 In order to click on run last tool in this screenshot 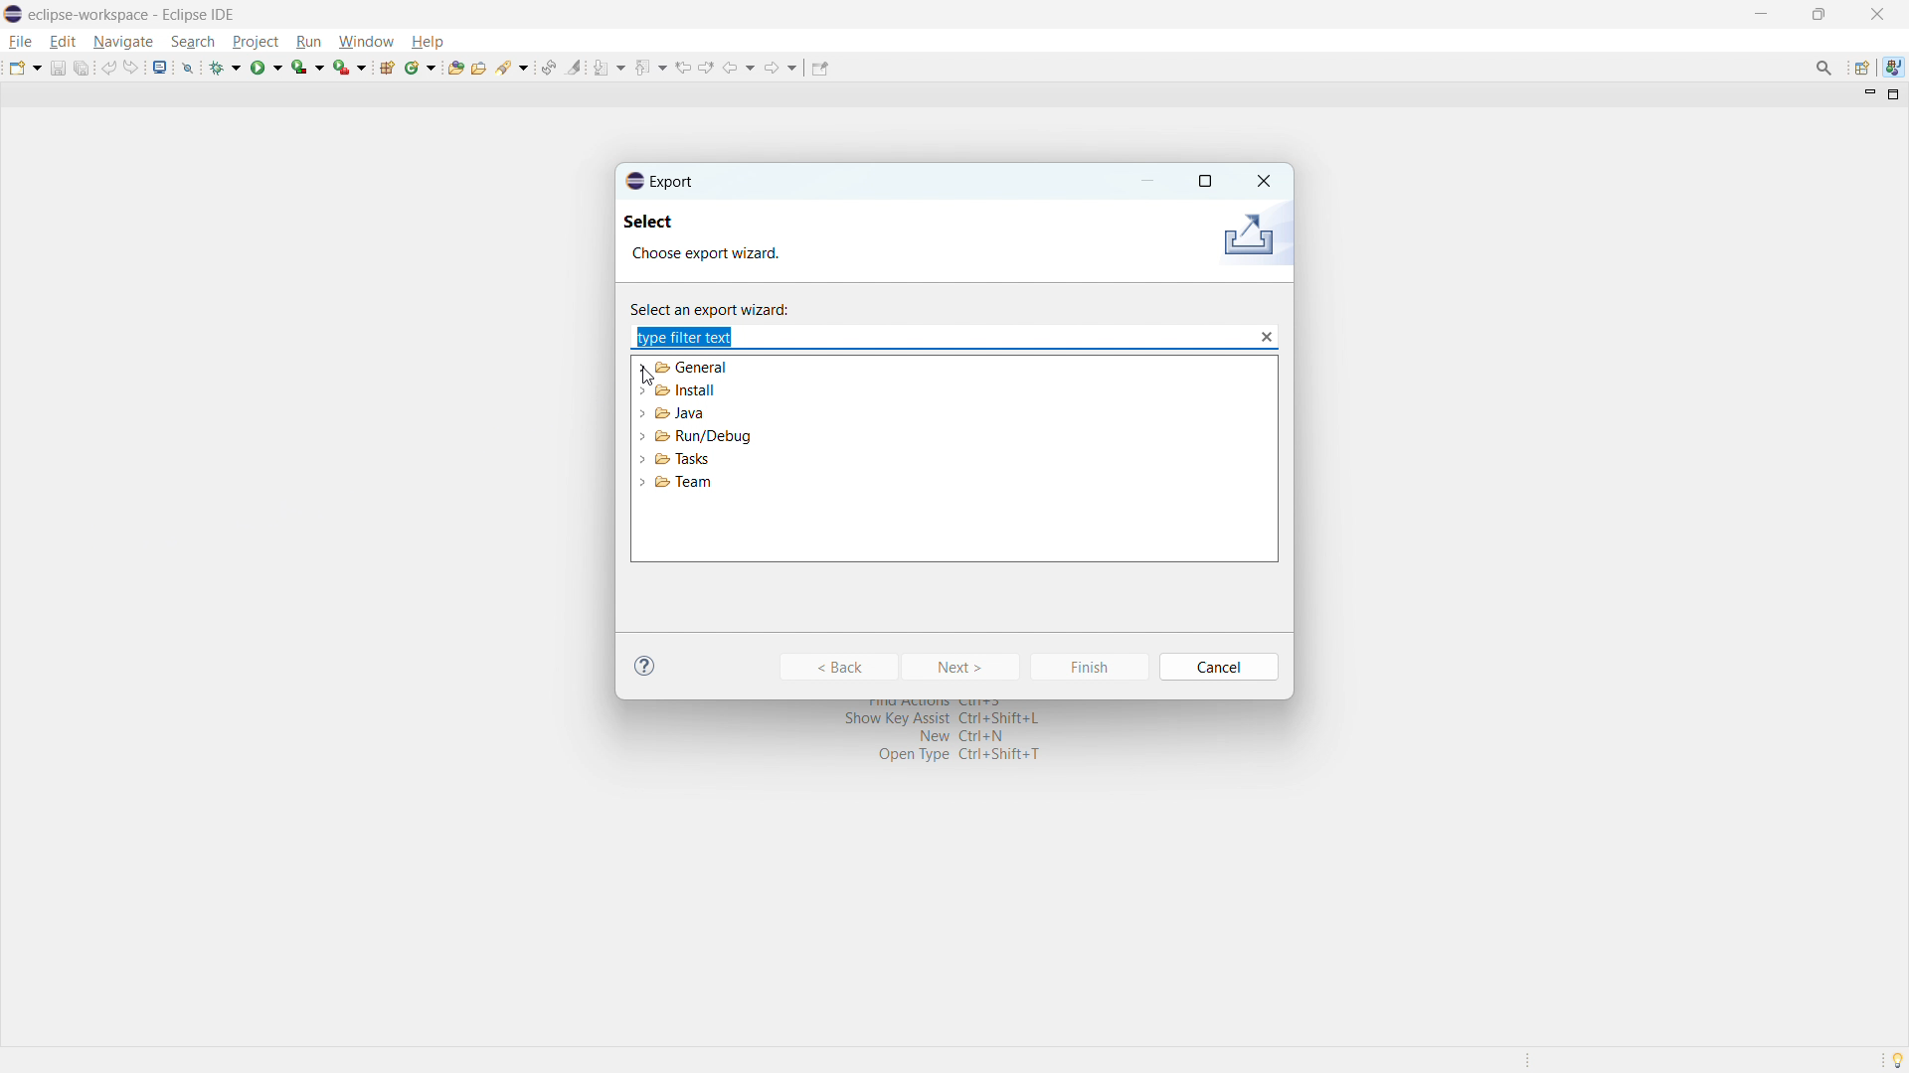, I will do `click(349, 66)`.